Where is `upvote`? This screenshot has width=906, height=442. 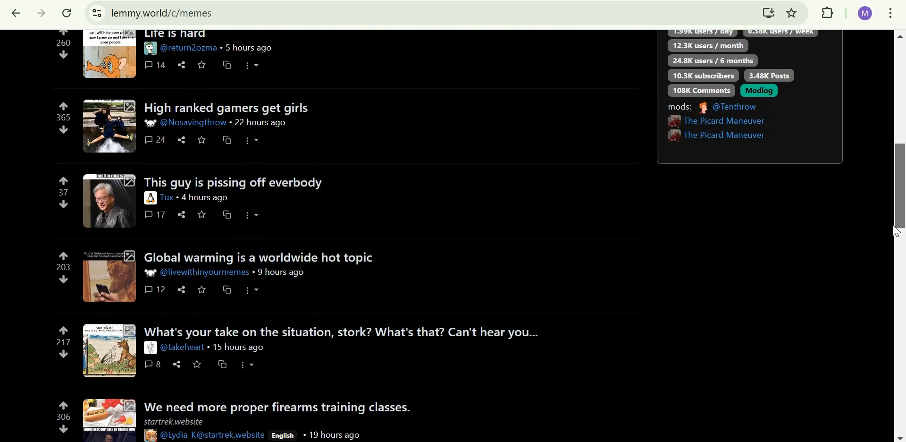 upvote is located at coordinates (63, 105).